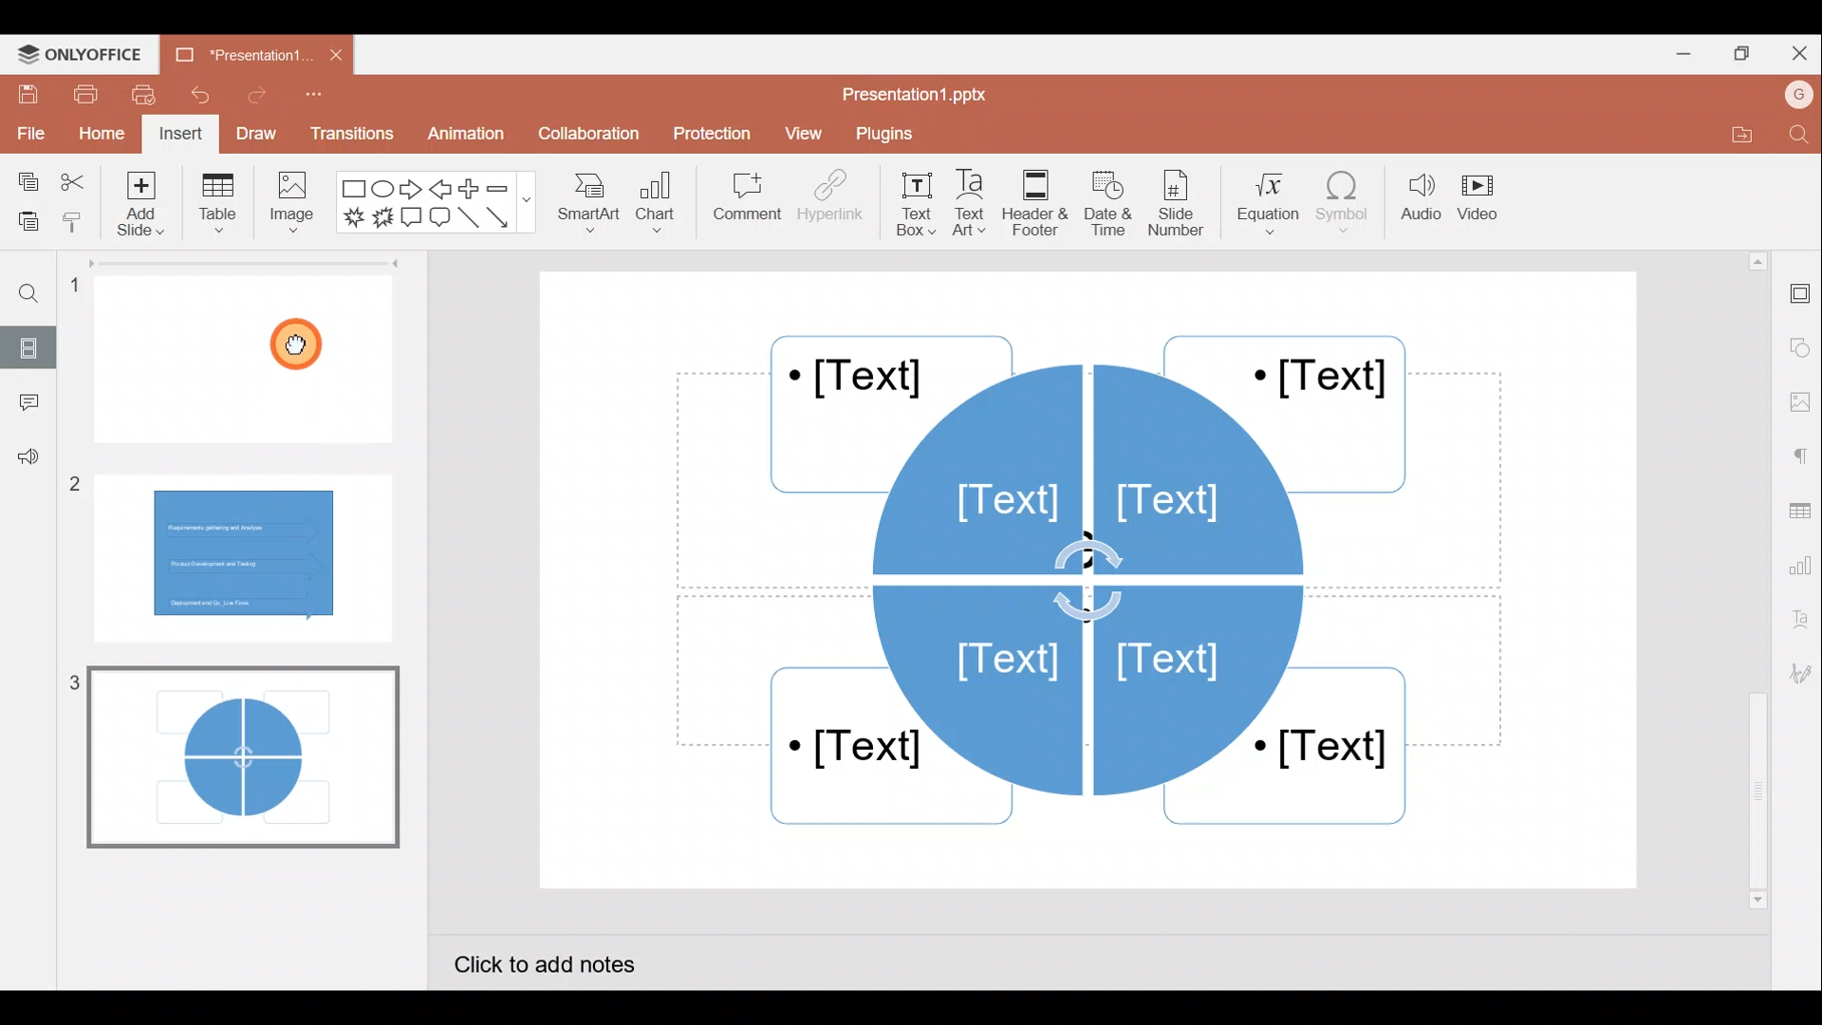 Image resolution: width=1822 pixels, height=1025 pixels. I want to click on Explosion 1, so click(352, 215).